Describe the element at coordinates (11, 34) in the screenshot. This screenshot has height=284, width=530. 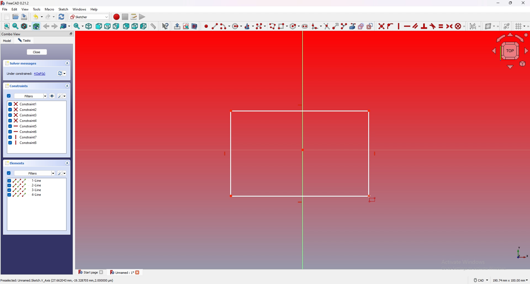
I see `combo view` at that location.